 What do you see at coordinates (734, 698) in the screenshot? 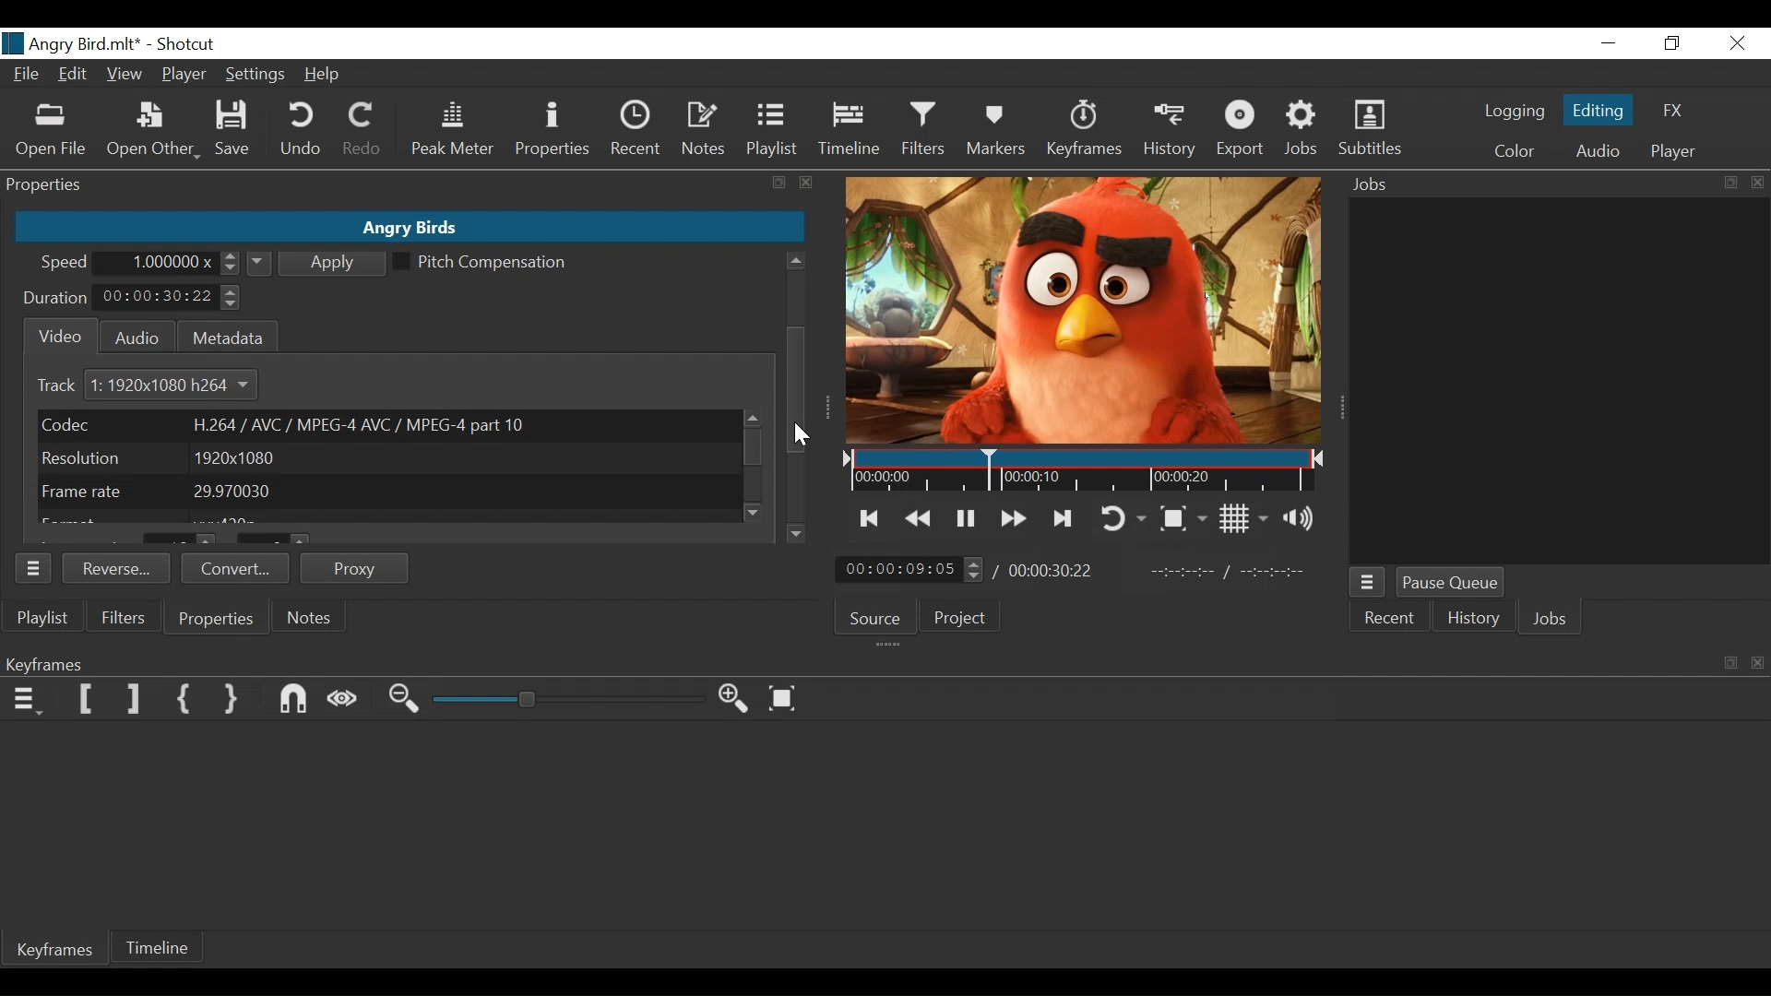
I see `Zoom timeline in` at bounding box center [734, 698].